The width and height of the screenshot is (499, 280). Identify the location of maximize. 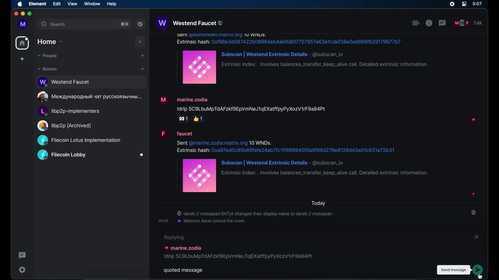
(30, 14).